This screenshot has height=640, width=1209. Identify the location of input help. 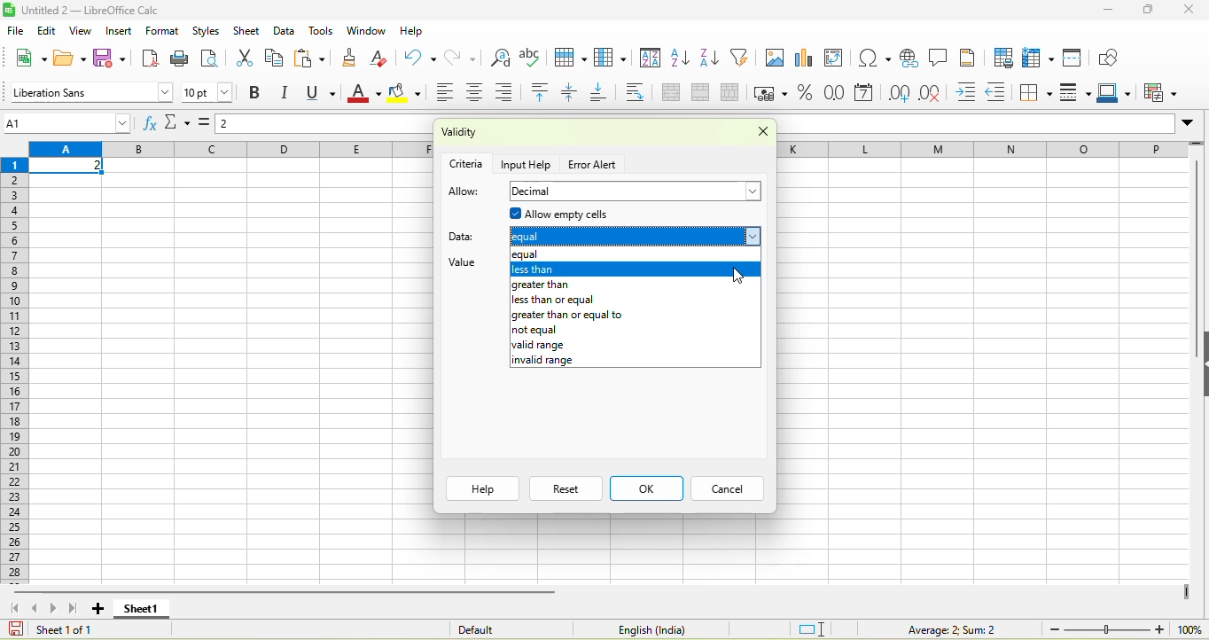
(528, 163).